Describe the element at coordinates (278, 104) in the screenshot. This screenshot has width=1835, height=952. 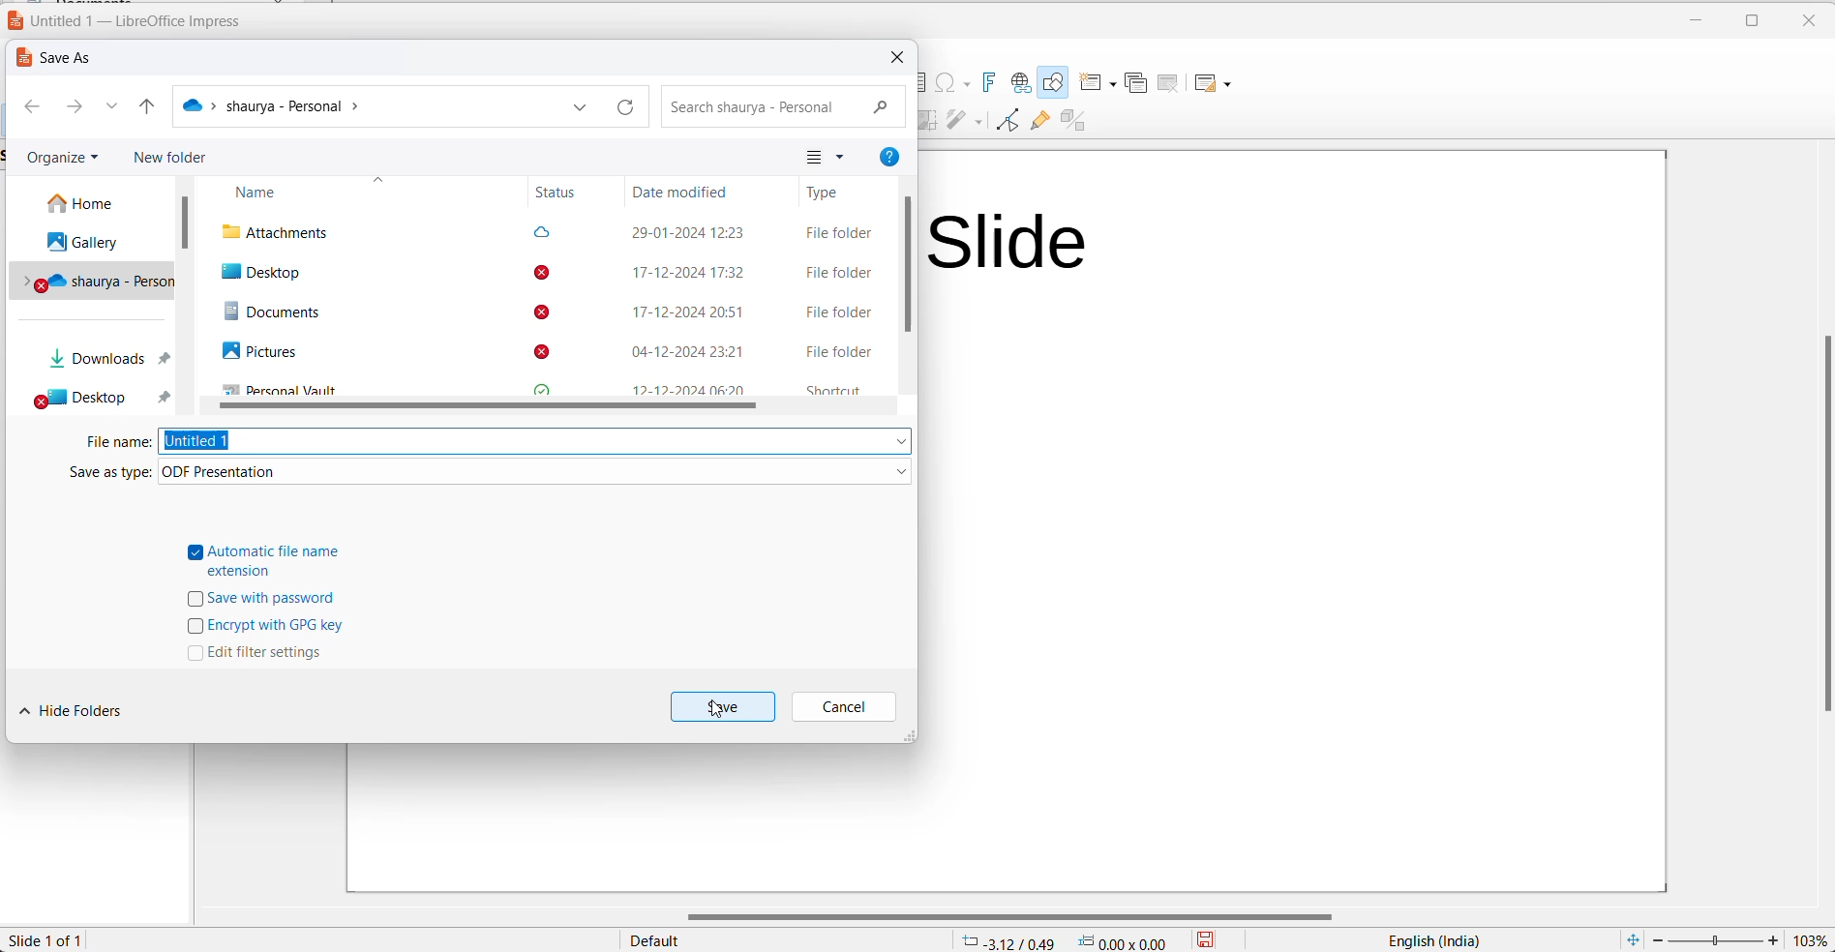
I see `path: onedrive > shaurya - Personal >` at that location.